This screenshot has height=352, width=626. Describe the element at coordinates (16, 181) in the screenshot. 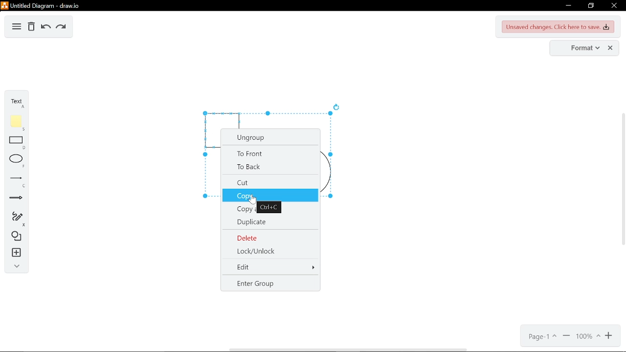

I see `line` at that location.